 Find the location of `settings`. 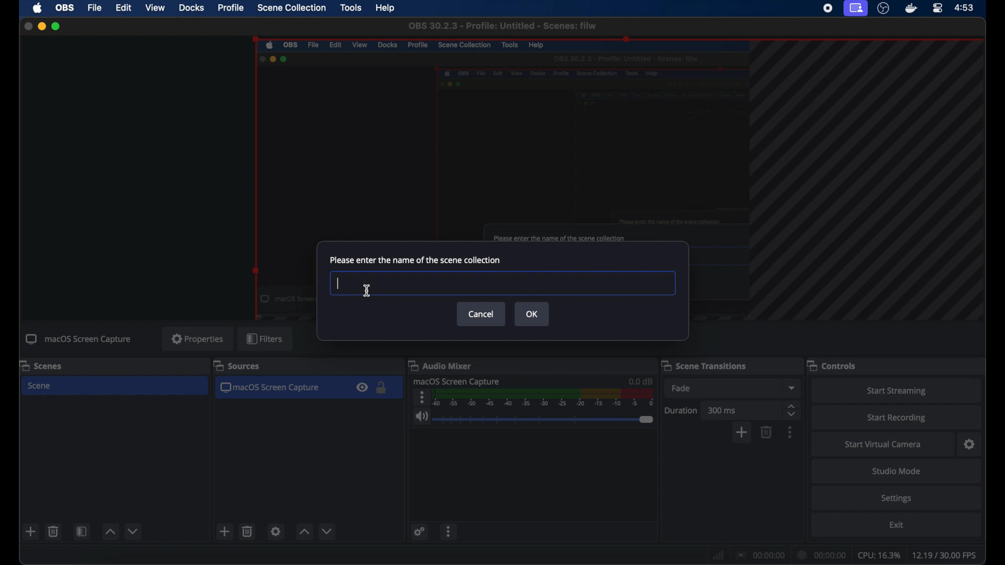

settings is located at coordinates (899, 499).